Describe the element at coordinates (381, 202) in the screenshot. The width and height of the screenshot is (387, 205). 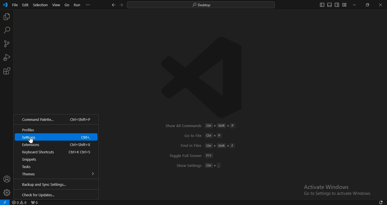
I see `notifications` at that location.